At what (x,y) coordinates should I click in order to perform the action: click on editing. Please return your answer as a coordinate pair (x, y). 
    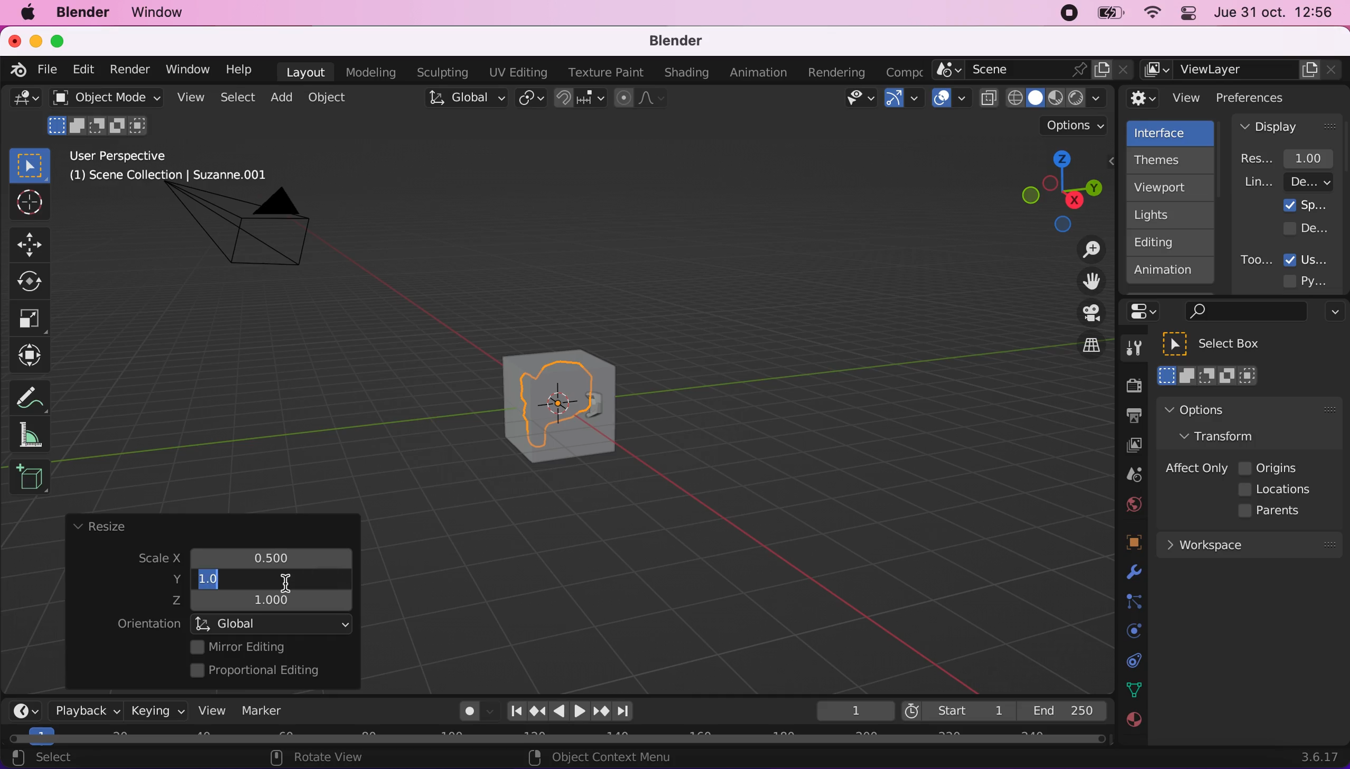
    Looking at the image, I should click on (1165, 242).